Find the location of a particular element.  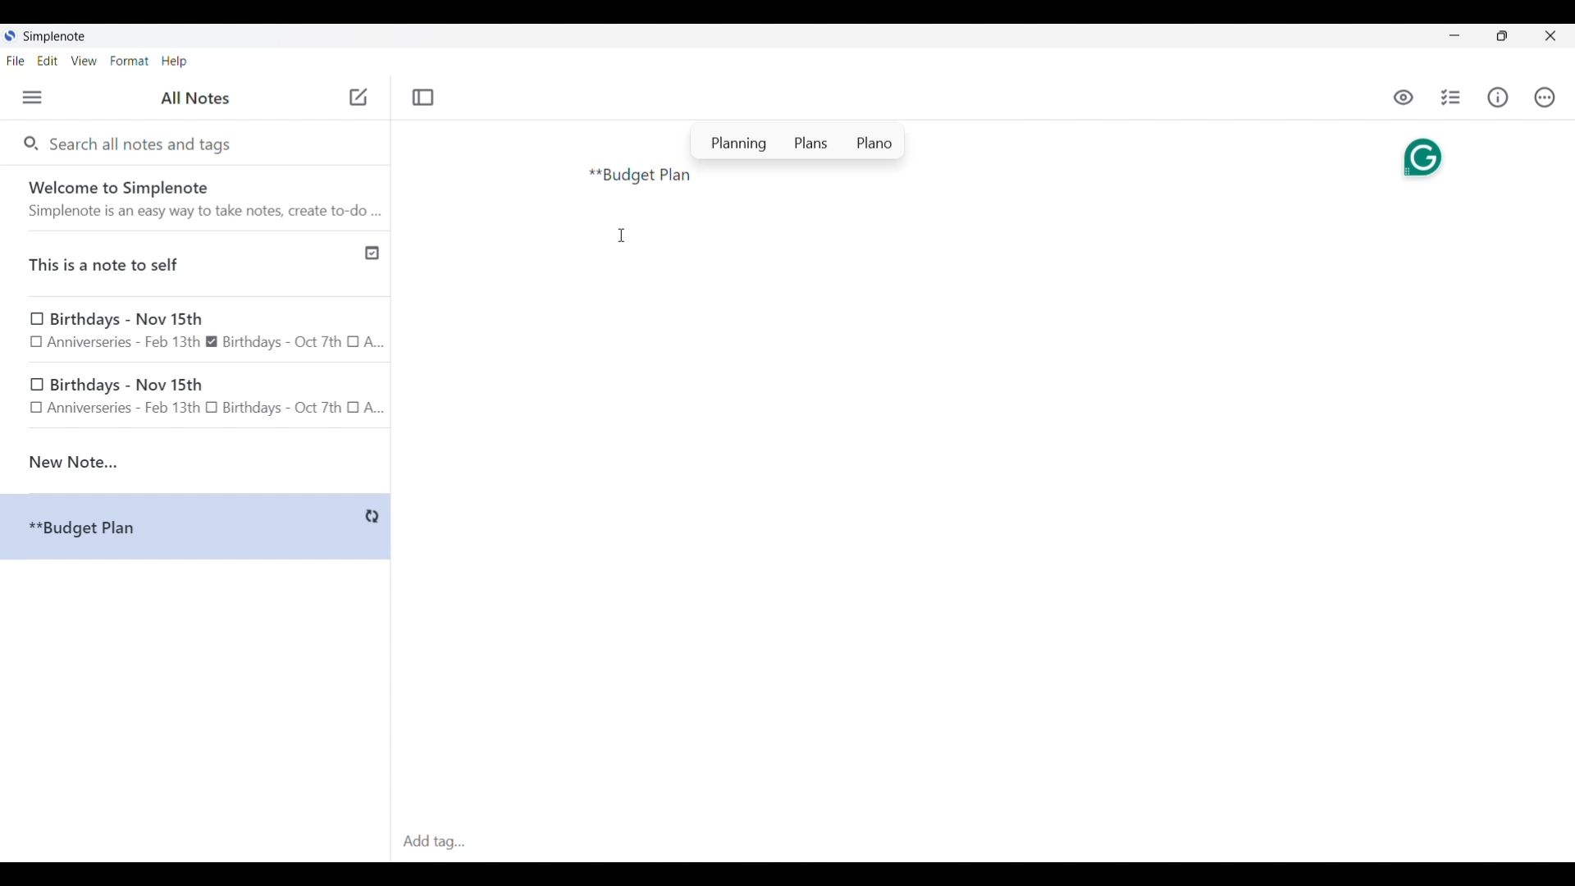

Grammarly extension activated is located at coordinates (1421, 155).